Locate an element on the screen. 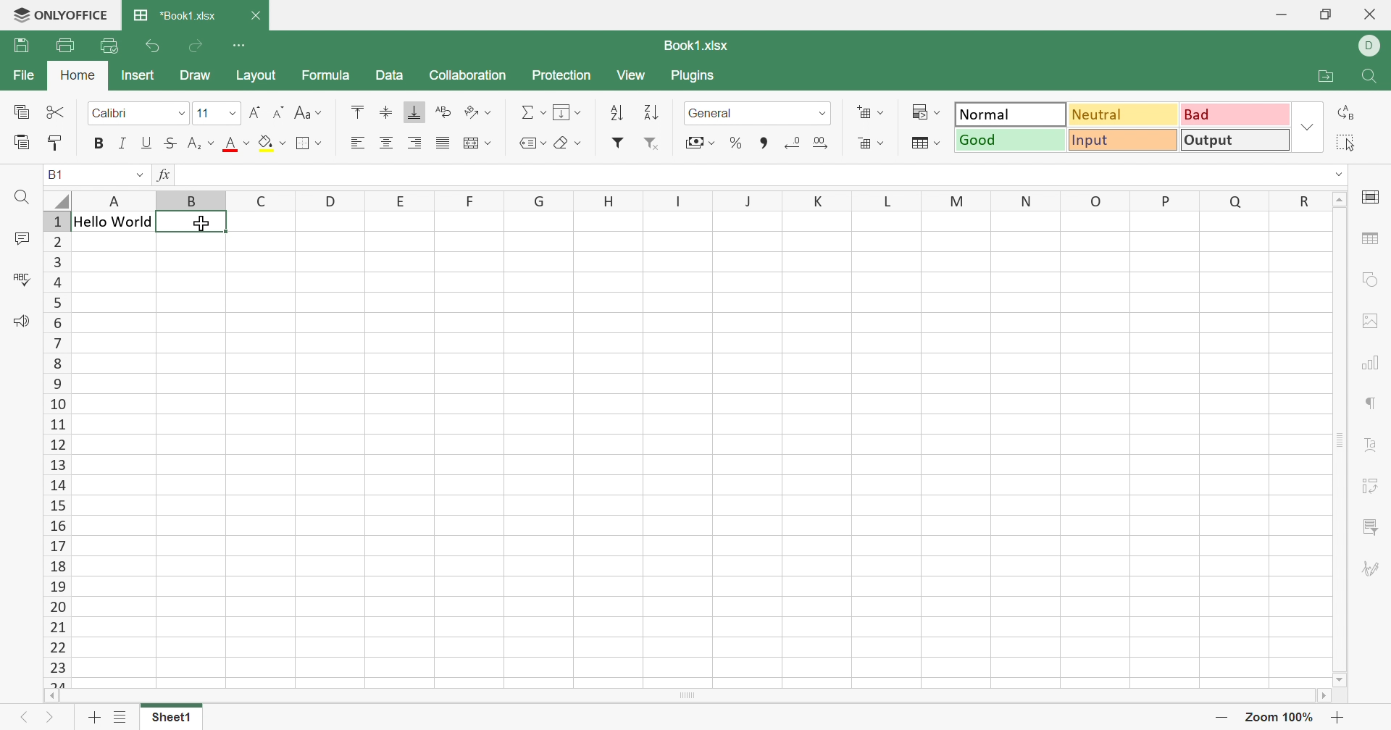 Image resolution: width=1391 pixels, height=730 pixels. Home is located at coordinates (78, 75).